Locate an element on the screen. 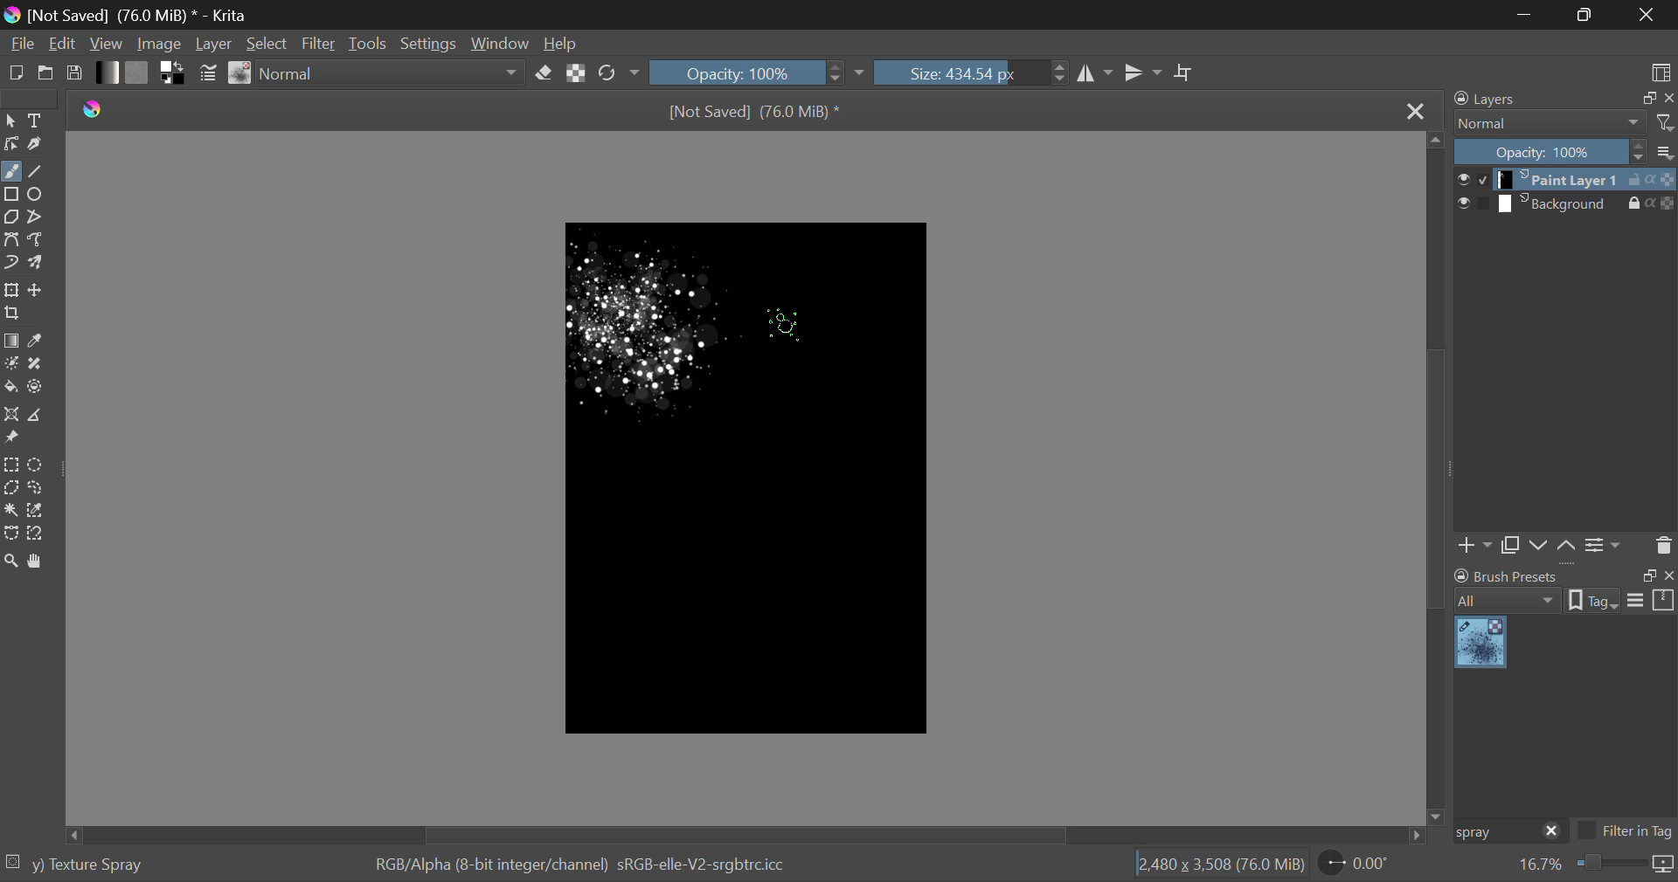 The image size is (1678, 882). Tools is located at coordinates (371, 43).